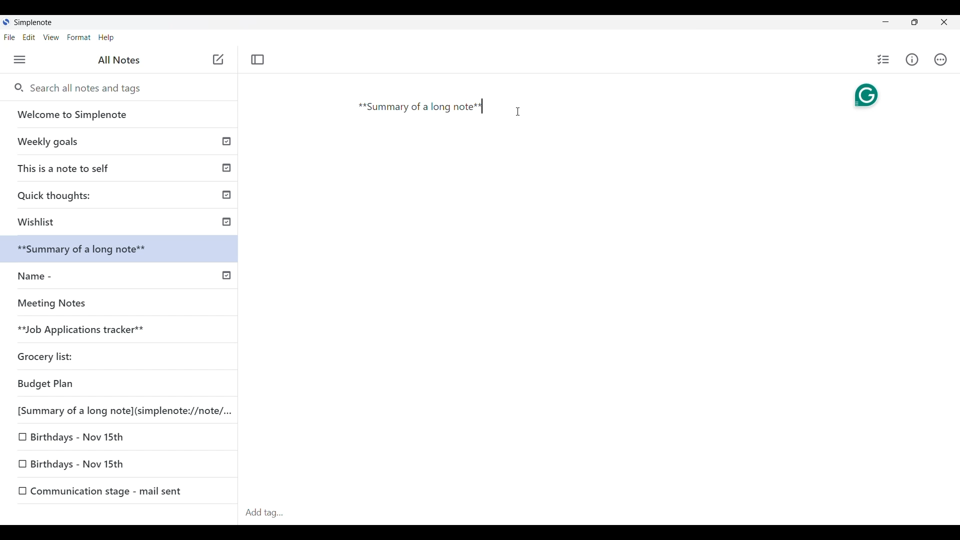 Image resolution: width=960 pixels, height=540 pixels. What do you see at coordinates (861, 96) in the screenshot?
I see `Grammarly extension` at bounding box center [861, 96].